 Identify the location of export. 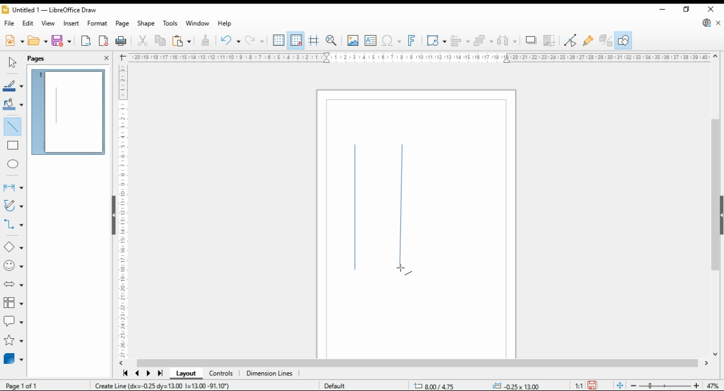
(87, 41).